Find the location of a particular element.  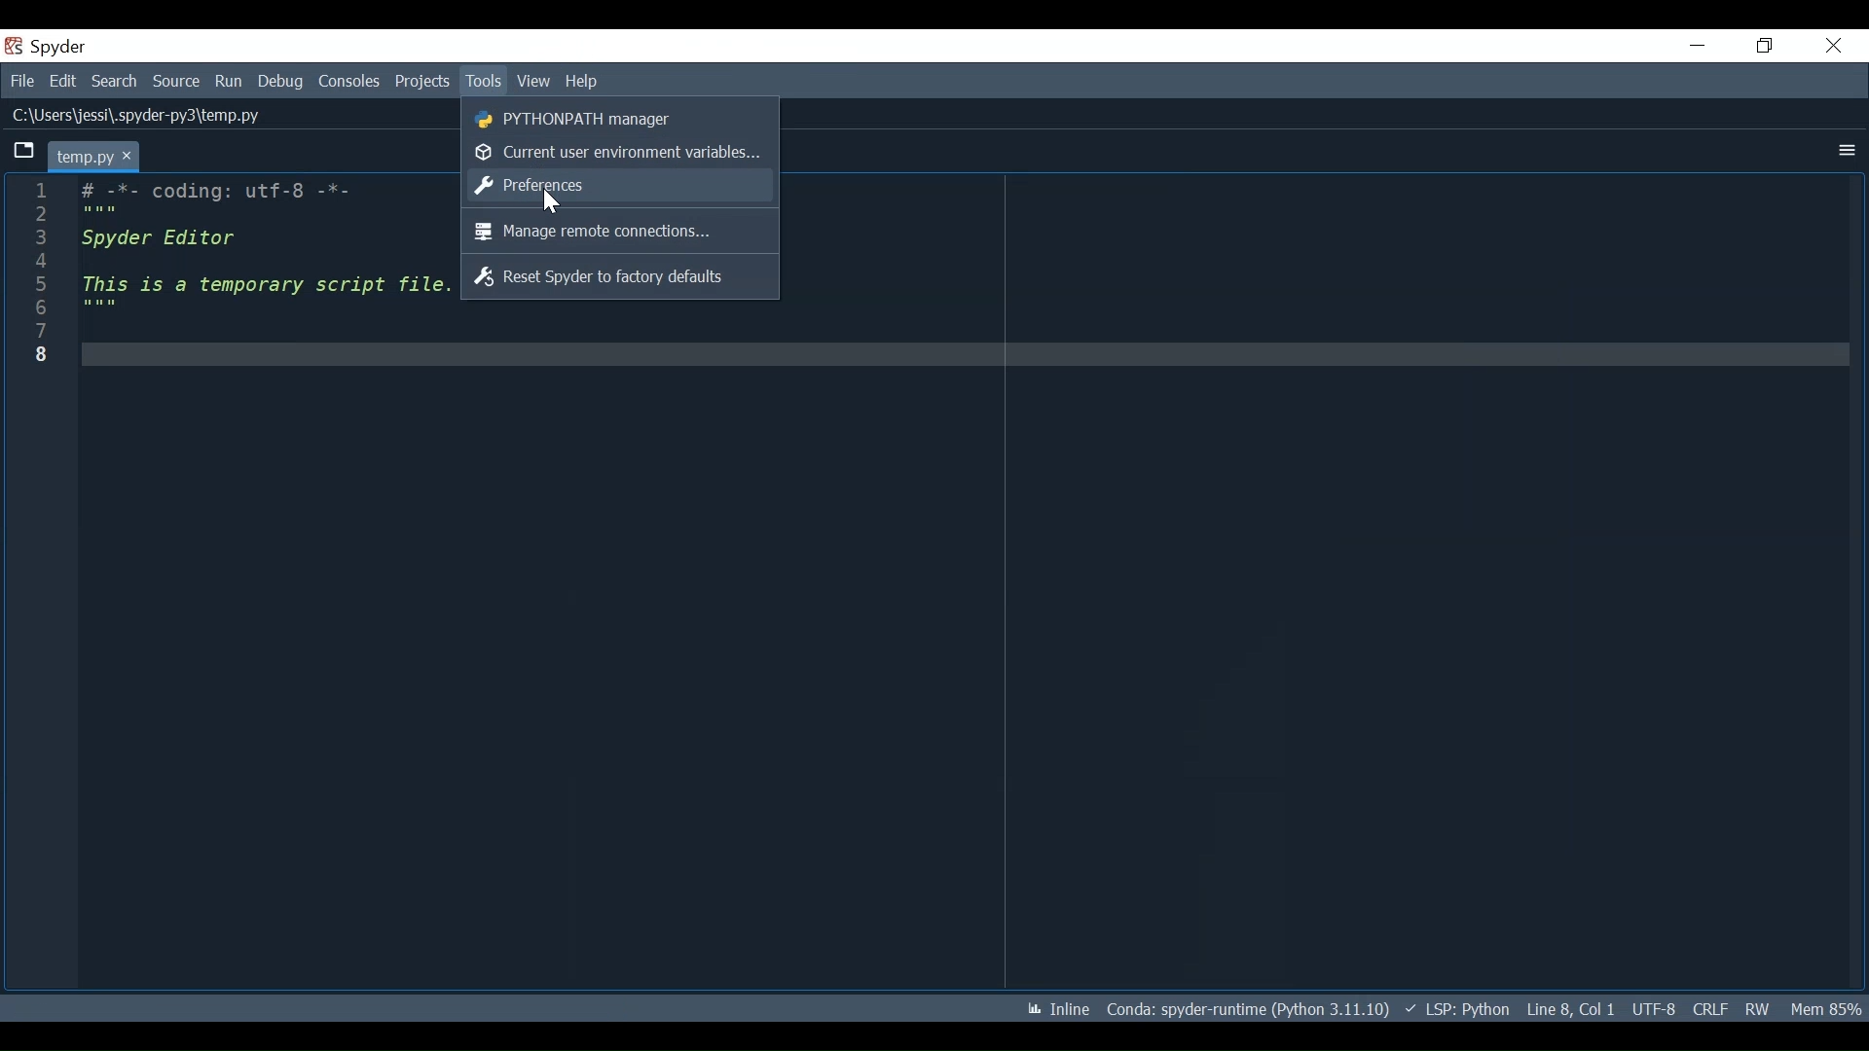

Minimize is located at coordinates (1698, 46).